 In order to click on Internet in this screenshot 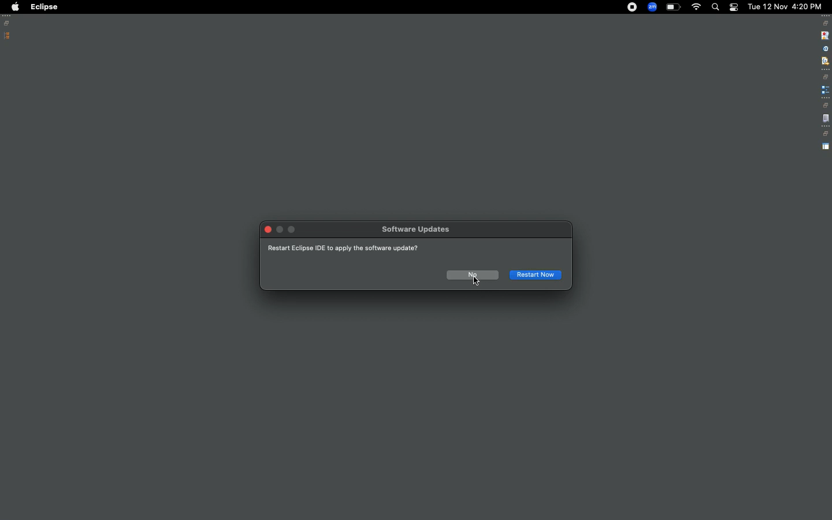, I will do `click(696, 8)`.